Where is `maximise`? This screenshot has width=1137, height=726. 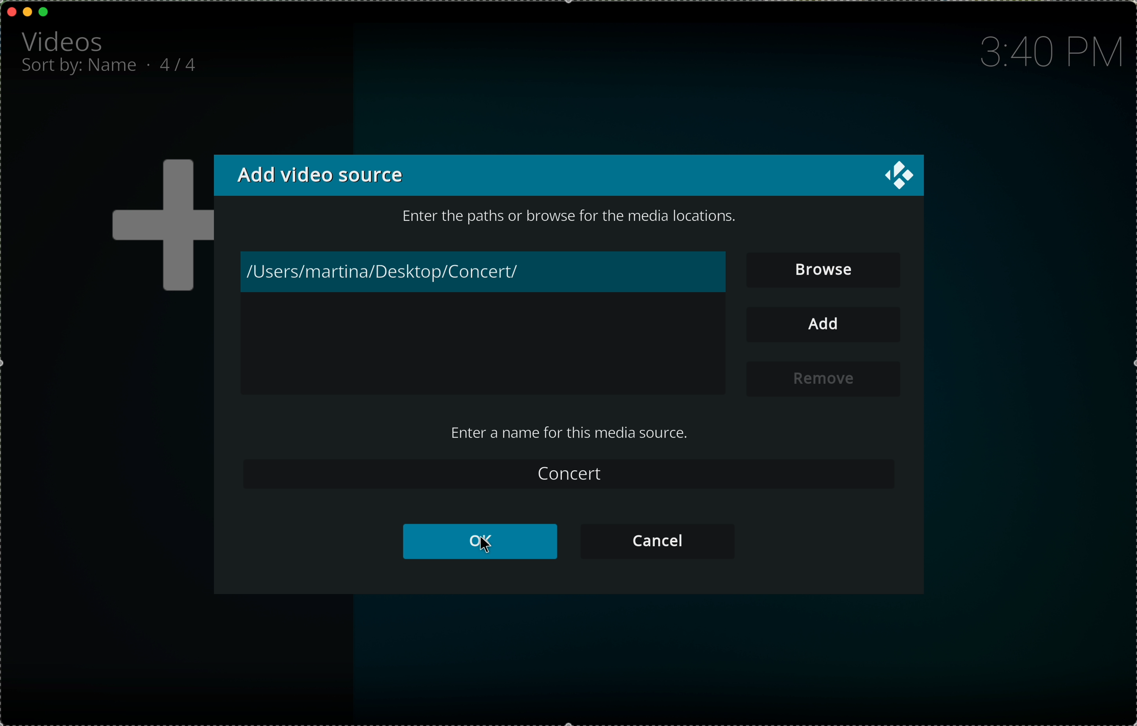
maximise is located at coordinates (44, 12).